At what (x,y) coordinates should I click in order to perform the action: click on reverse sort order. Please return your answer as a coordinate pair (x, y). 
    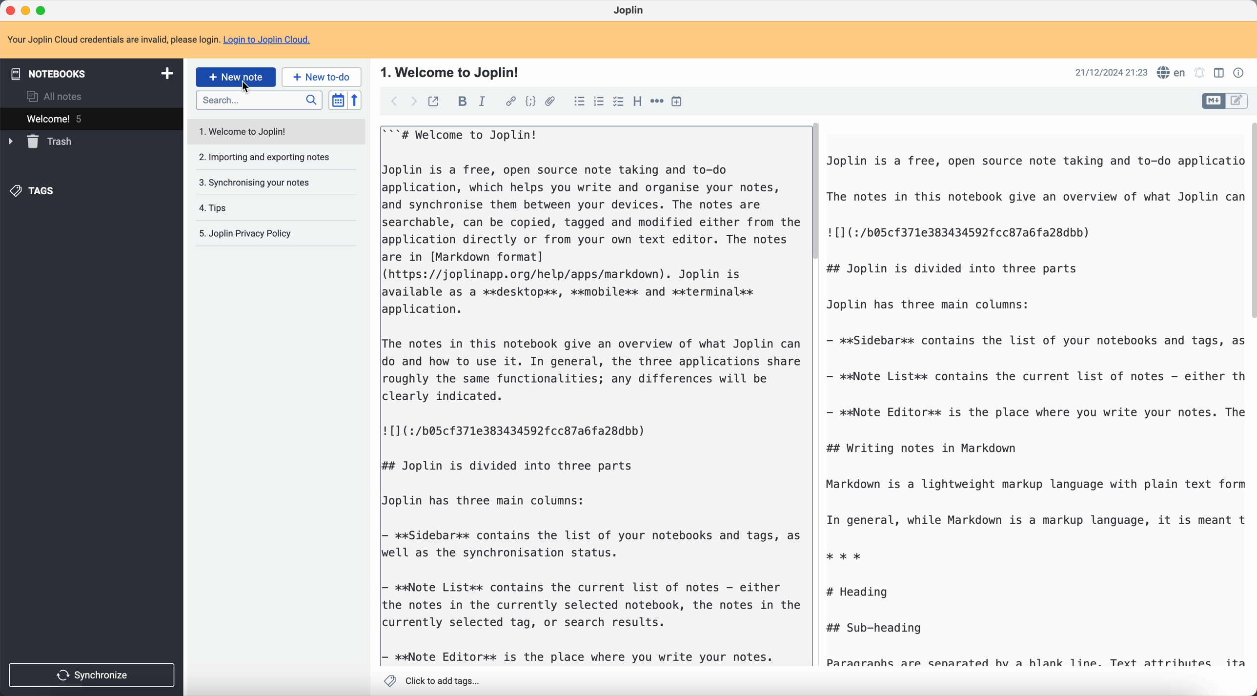
    Looking at the image, I should click on (354, 101).